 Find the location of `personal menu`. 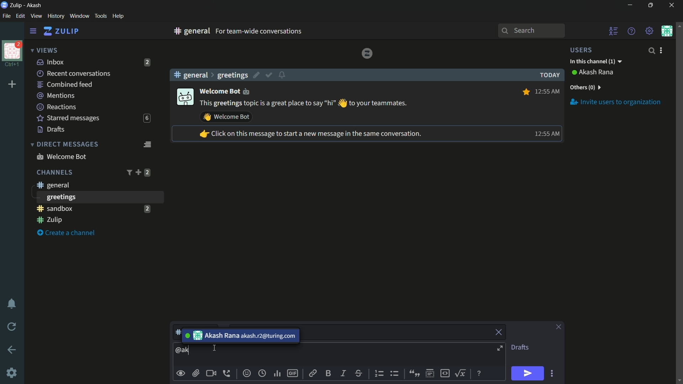

personal menu is located at coordinates (667, 31).